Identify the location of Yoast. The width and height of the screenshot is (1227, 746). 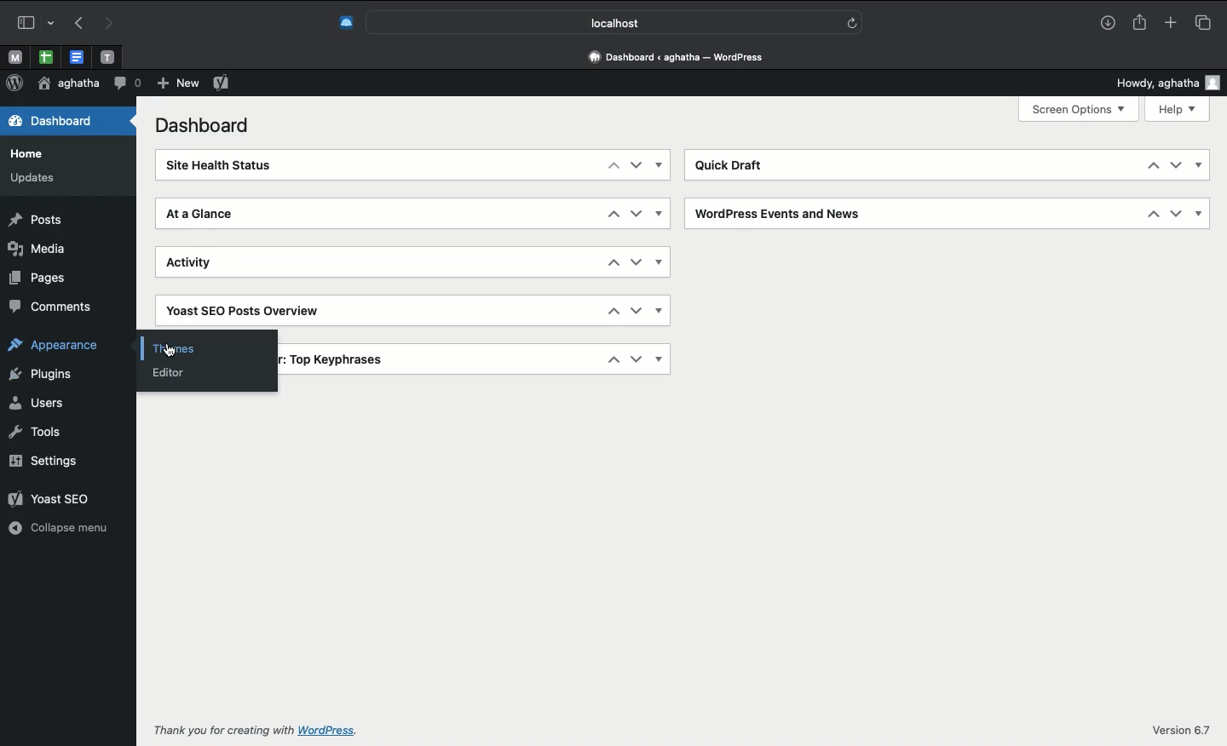
(248, 307).